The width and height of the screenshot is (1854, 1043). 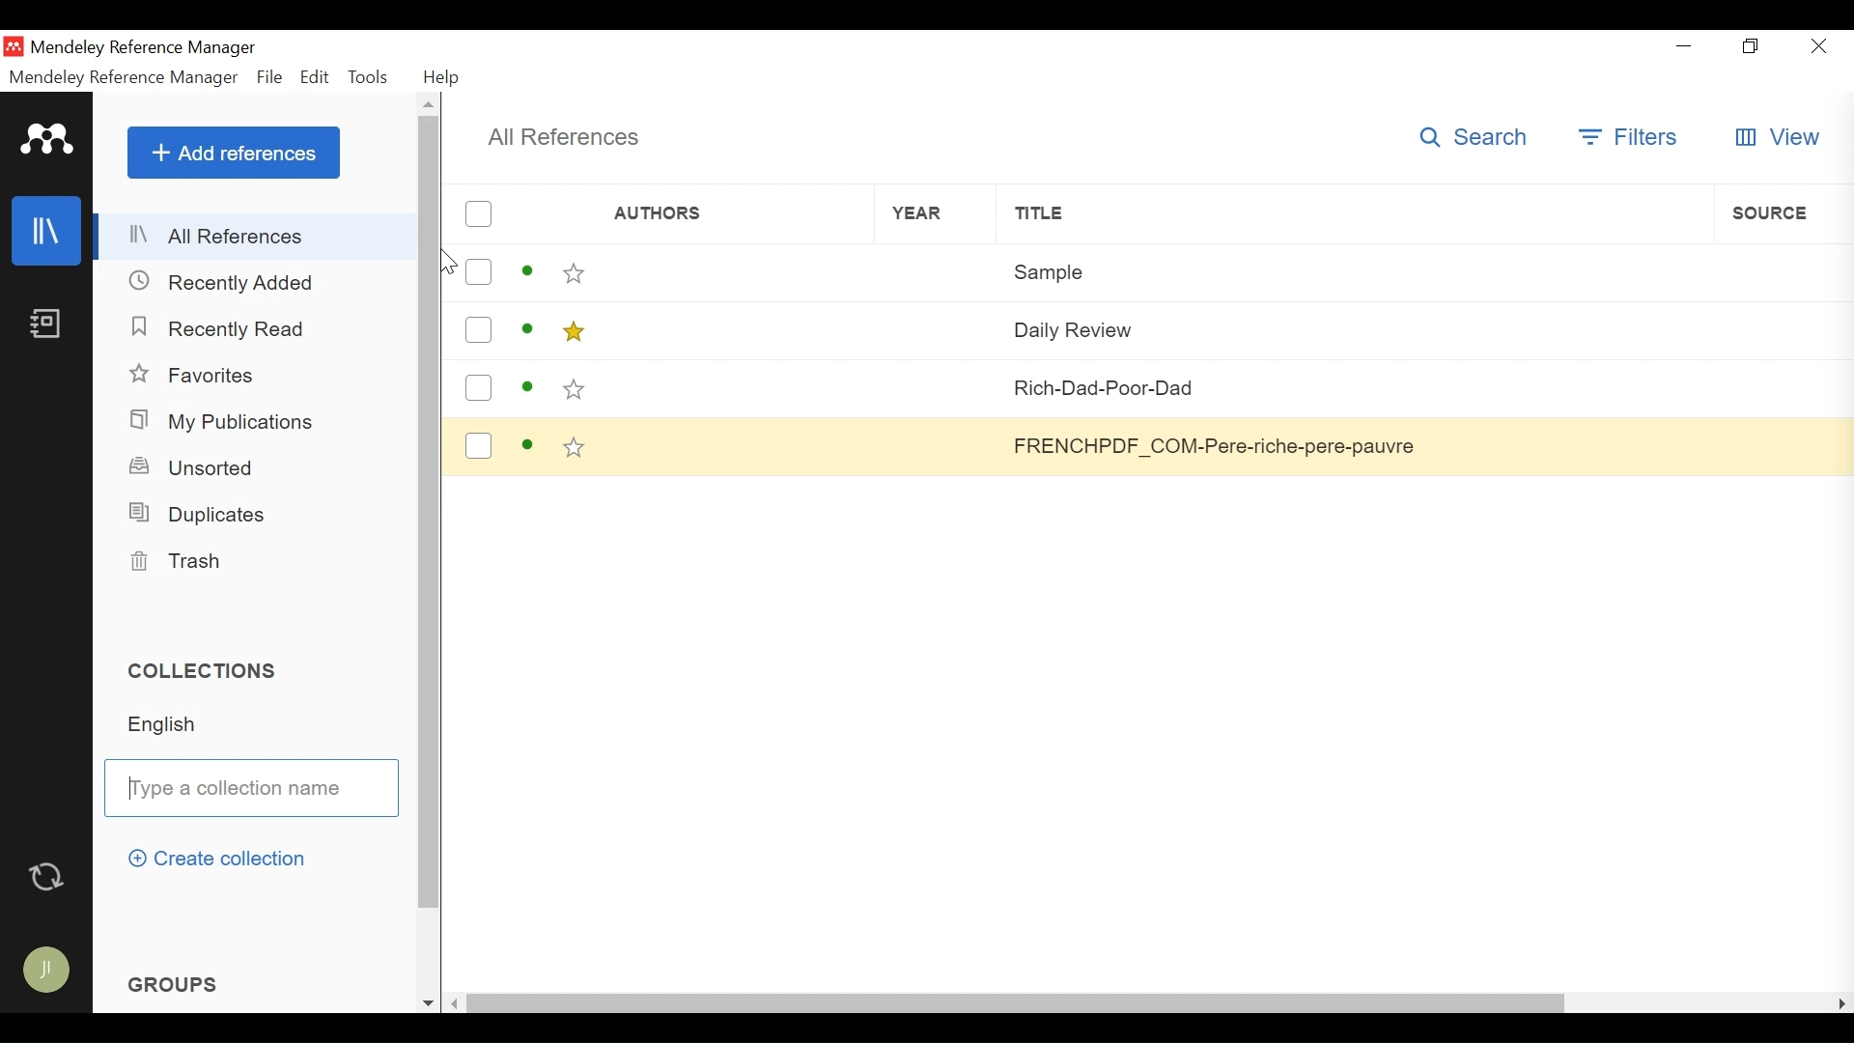 What do you see at coordinates (1777, 445) in the screenshot?
I see `Source` at bounding box center [1777, 445].